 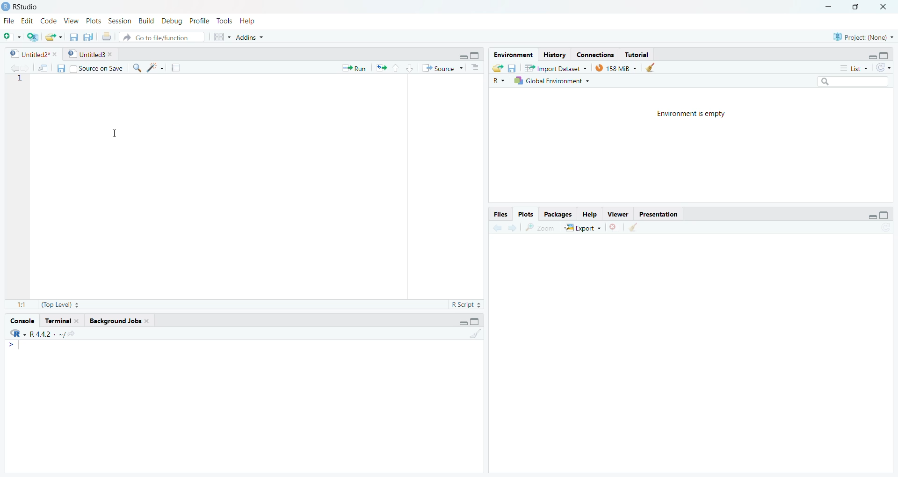 What do you see at coordinates (870, 55) in the screenshot?
I see `Minimize/maximize` at bounding box center [870, 55].